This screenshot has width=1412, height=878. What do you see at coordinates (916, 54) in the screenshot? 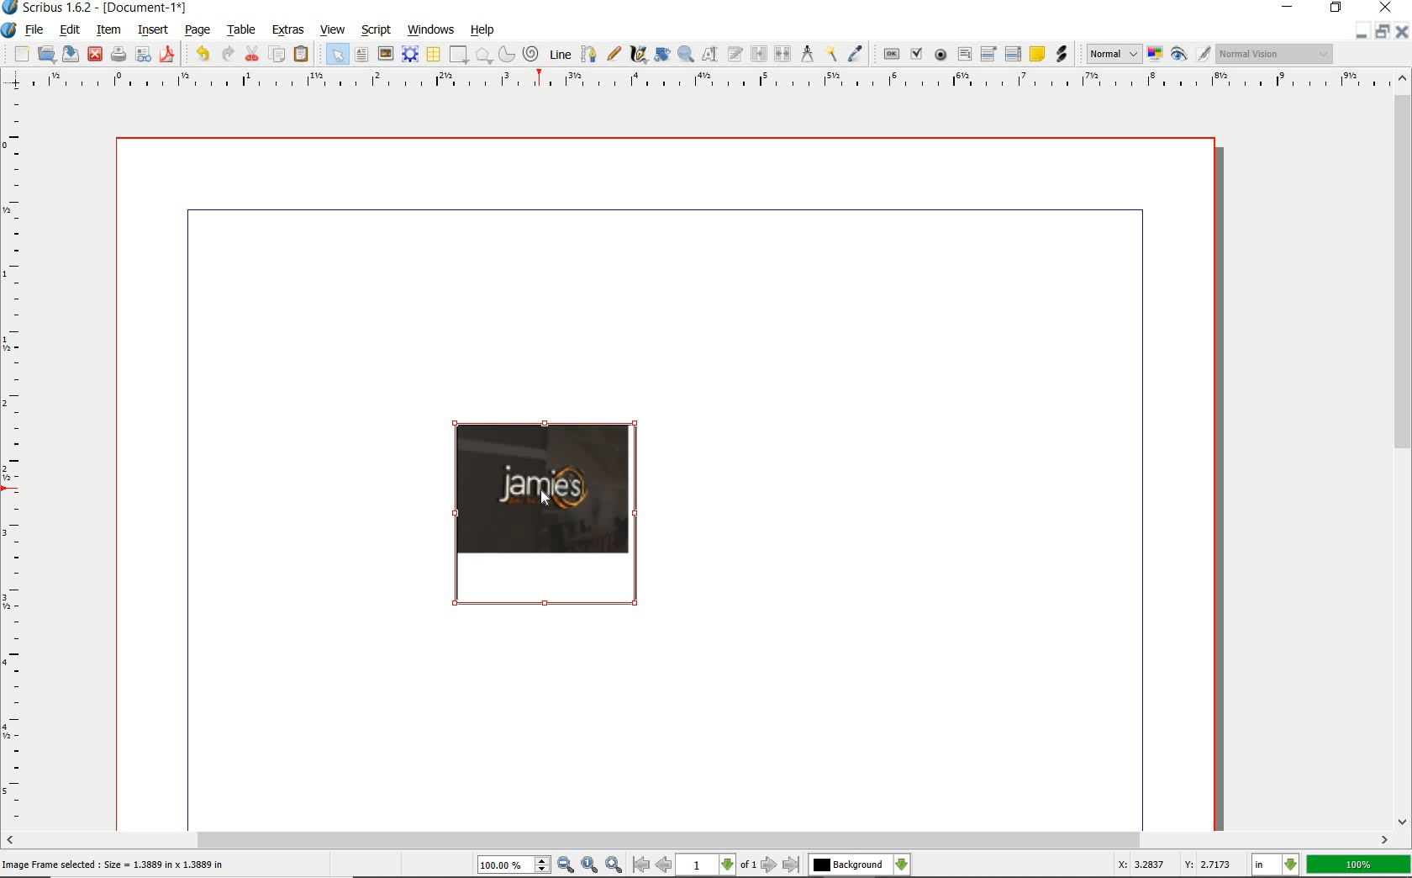
I see `pdf check box` at bounding box center [916, 54].